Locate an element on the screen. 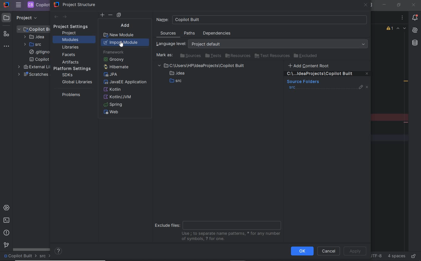 This screenshot has width=421, height=261. project structure is located at coordinates (75, 4).